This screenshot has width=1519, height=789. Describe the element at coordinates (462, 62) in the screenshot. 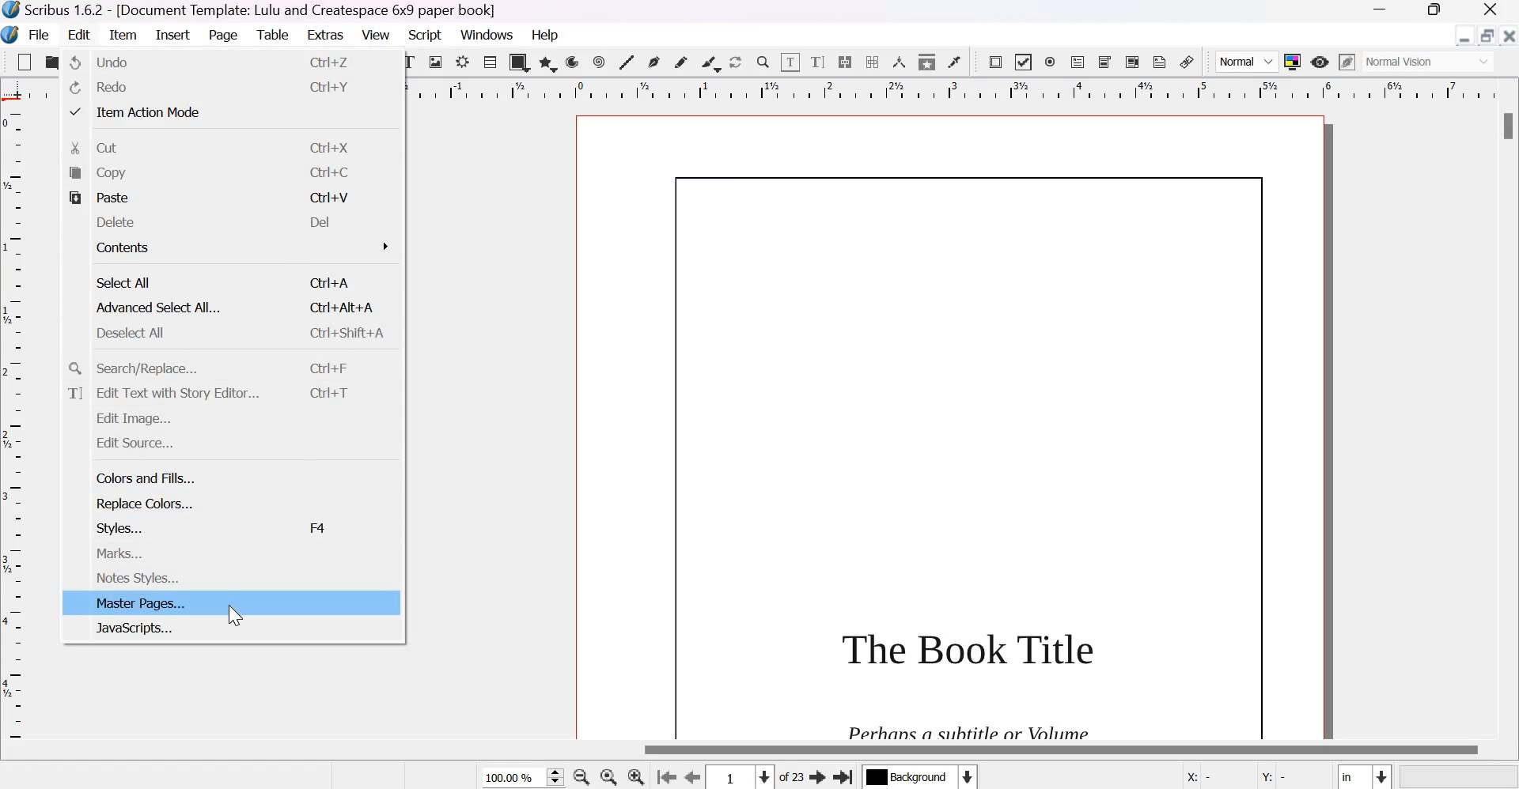

I see `Render frame` at that location.